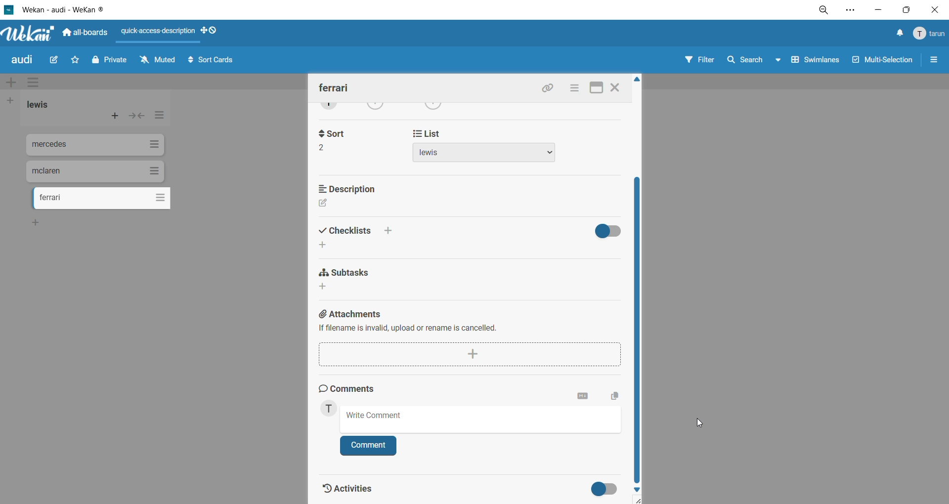  What do you see at coordinates (699, 423) in the screenshot?
I see `cursor` at bounding box center [699, 423].